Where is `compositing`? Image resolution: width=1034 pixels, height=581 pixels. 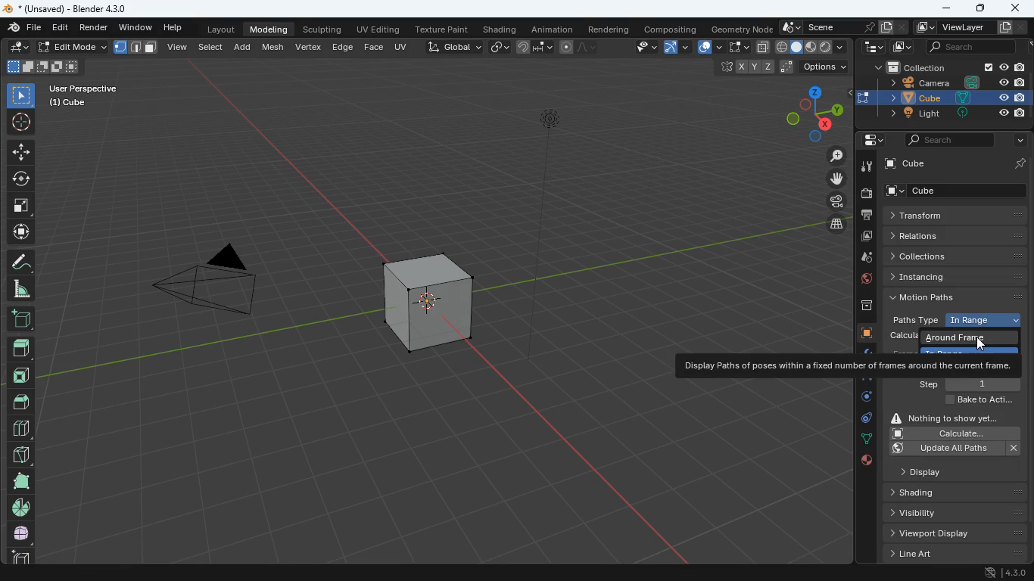
compositing is located at coordinates (672, 29).